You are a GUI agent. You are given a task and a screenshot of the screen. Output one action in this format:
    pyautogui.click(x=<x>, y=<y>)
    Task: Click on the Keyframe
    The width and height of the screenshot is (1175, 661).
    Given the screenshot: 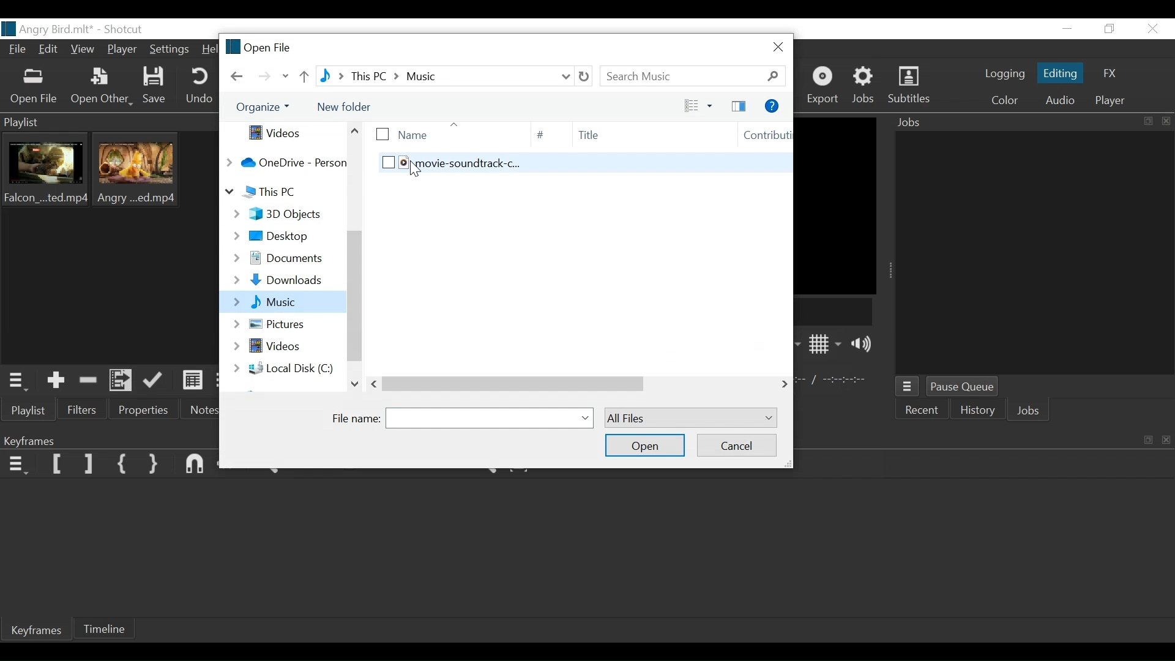 What is the action you would take?
    pyautogui.click(x=34, y=631)
    